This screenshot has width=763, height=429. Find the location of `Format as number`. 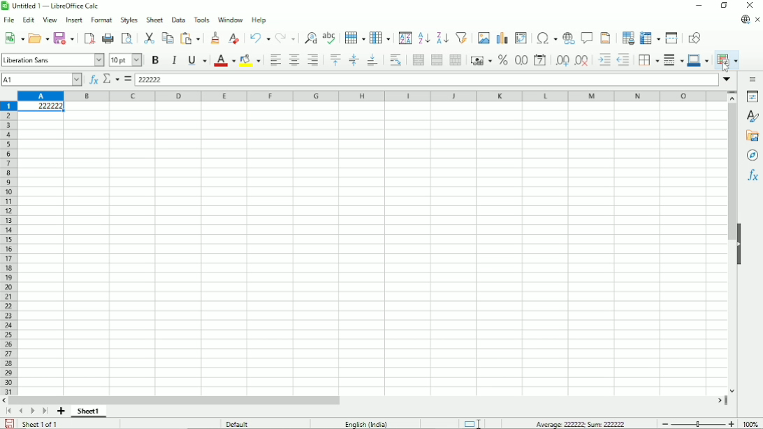

Format as number is located at coordinates (521, 61).